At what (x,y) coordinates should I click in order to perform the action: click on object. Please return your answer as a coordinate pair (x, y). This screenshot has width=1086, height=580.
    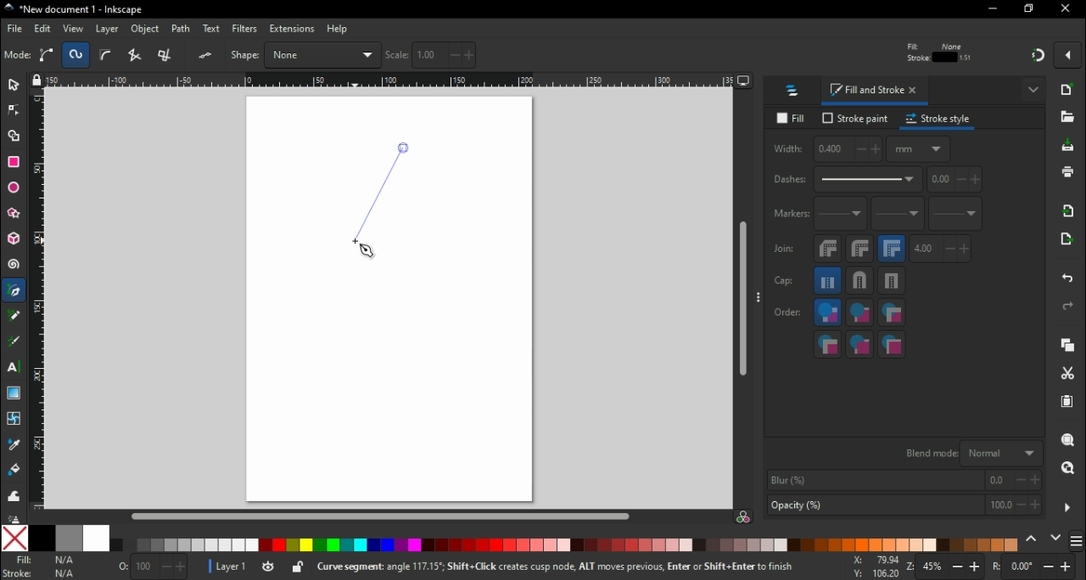
    Looking at the image, I should click on (146, 30).